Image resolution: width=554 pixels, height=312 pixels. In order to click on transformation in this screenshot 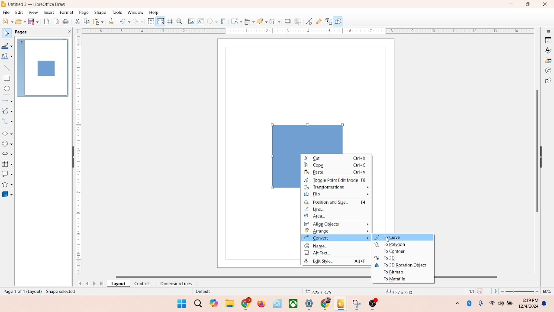, I will do `click(234, 21)`.